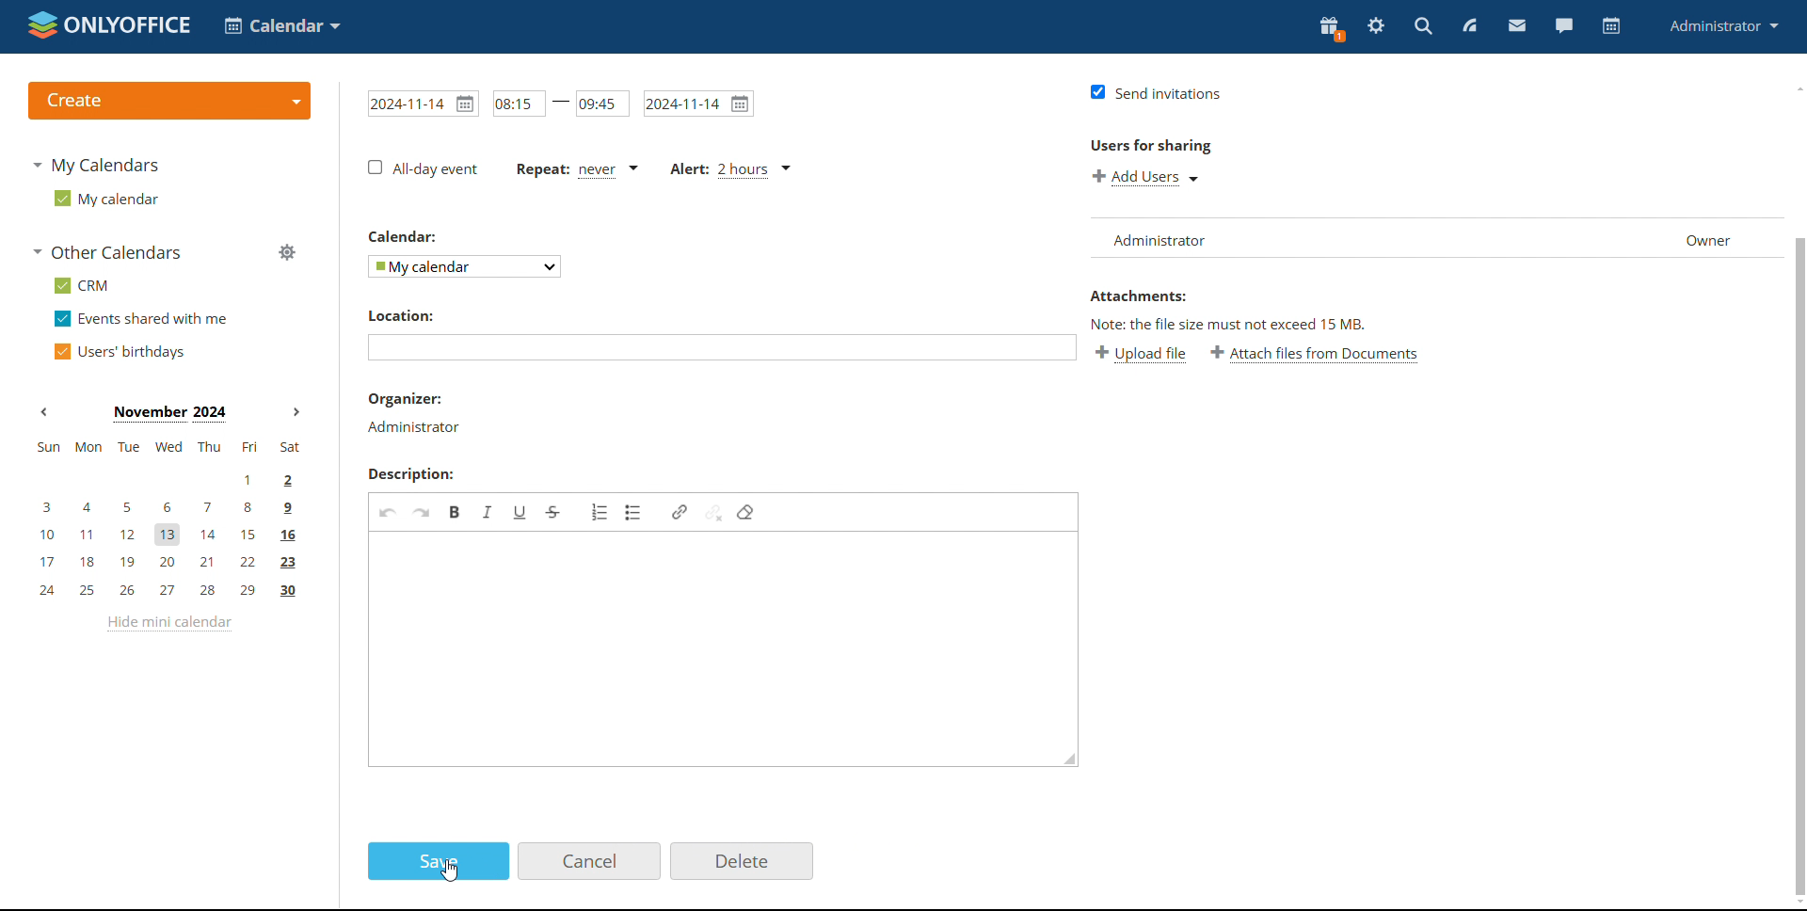 The height and width of the screenshot is (911, 1807). I want to click on present, so click(1330, 30).